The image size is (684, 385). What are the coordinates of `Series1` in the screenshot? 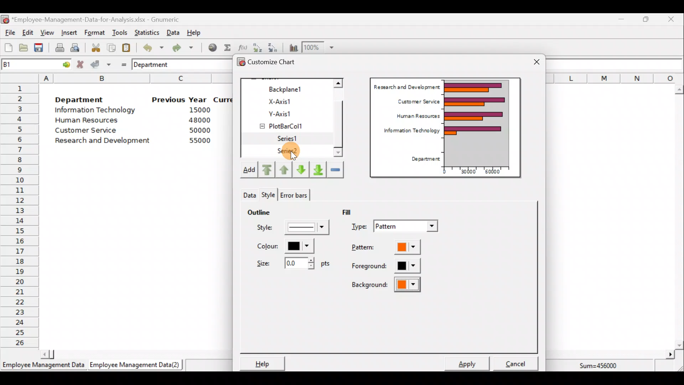 It's located at (291, 139).